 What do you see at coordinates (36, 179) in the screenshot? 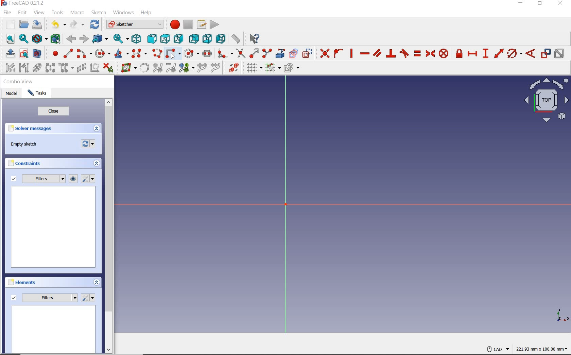
I see `filters` at bounding box center [36, 179].